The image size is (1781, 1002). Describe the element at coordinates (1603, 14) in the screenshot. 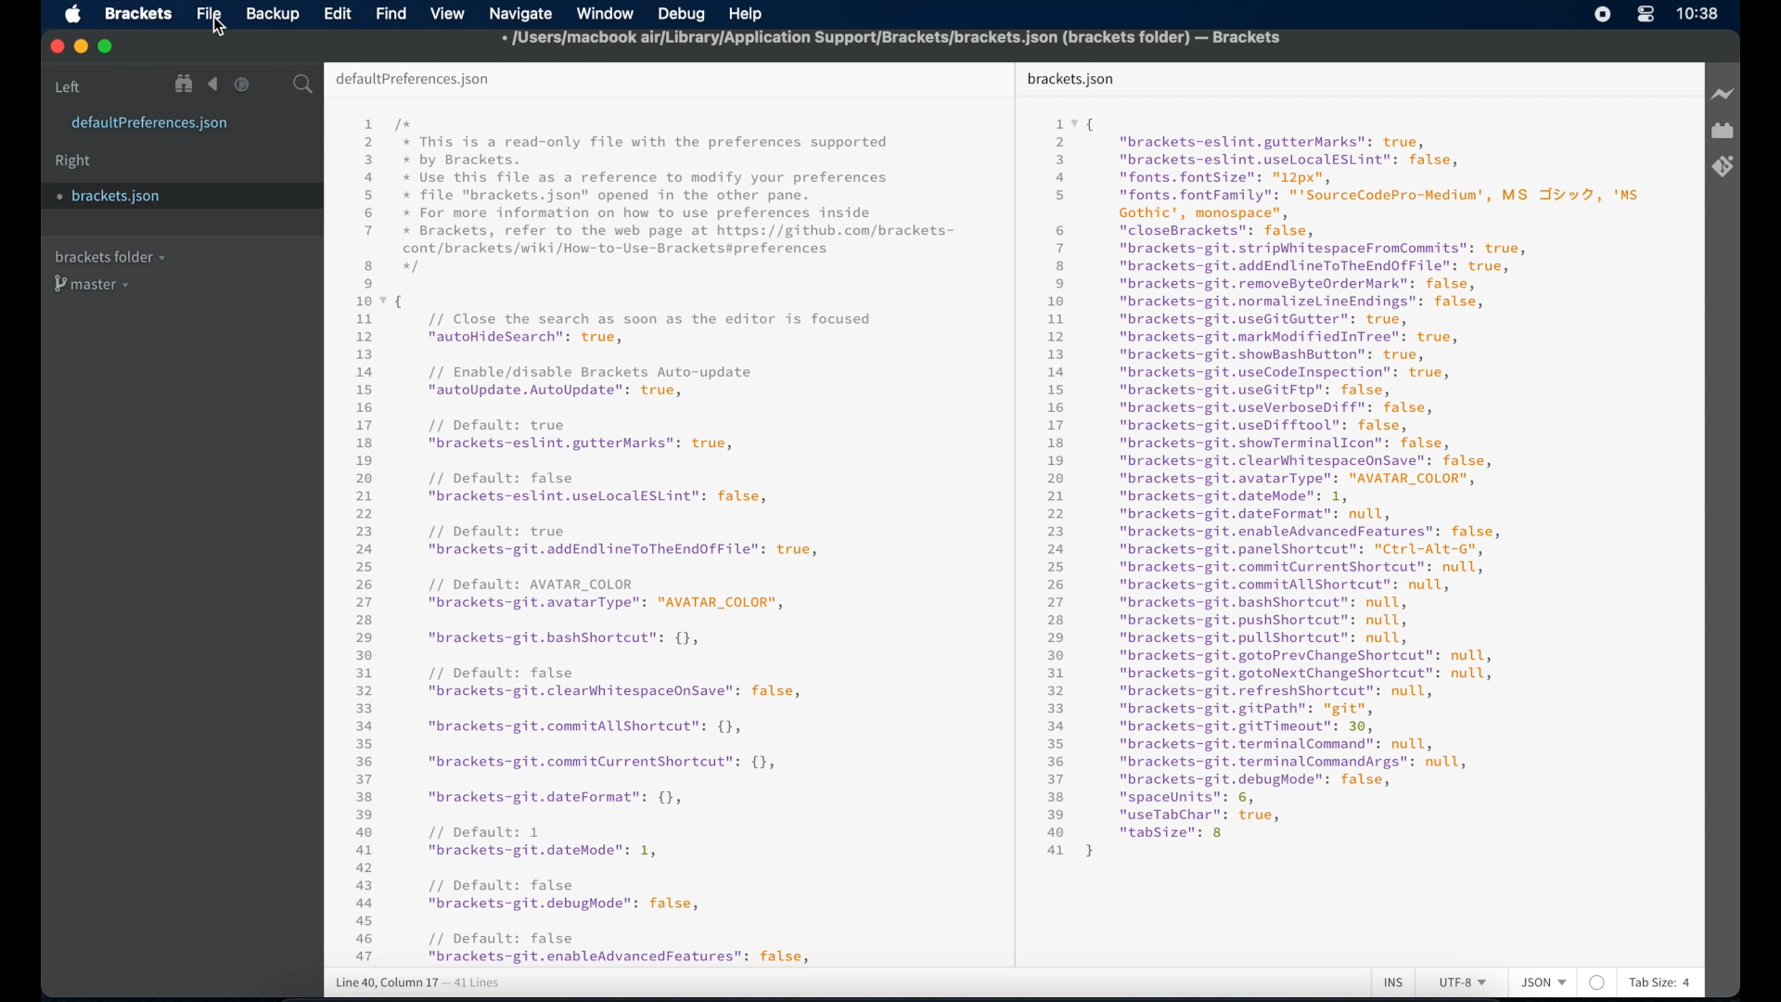

I see `screen recorder icon` at that location.